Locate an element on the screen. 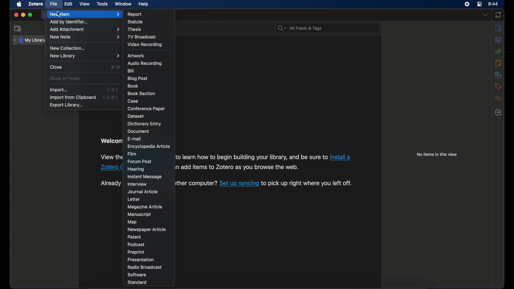 The height and width of the screenshot is (289, 514). software information is located at coordinates (251, 157).